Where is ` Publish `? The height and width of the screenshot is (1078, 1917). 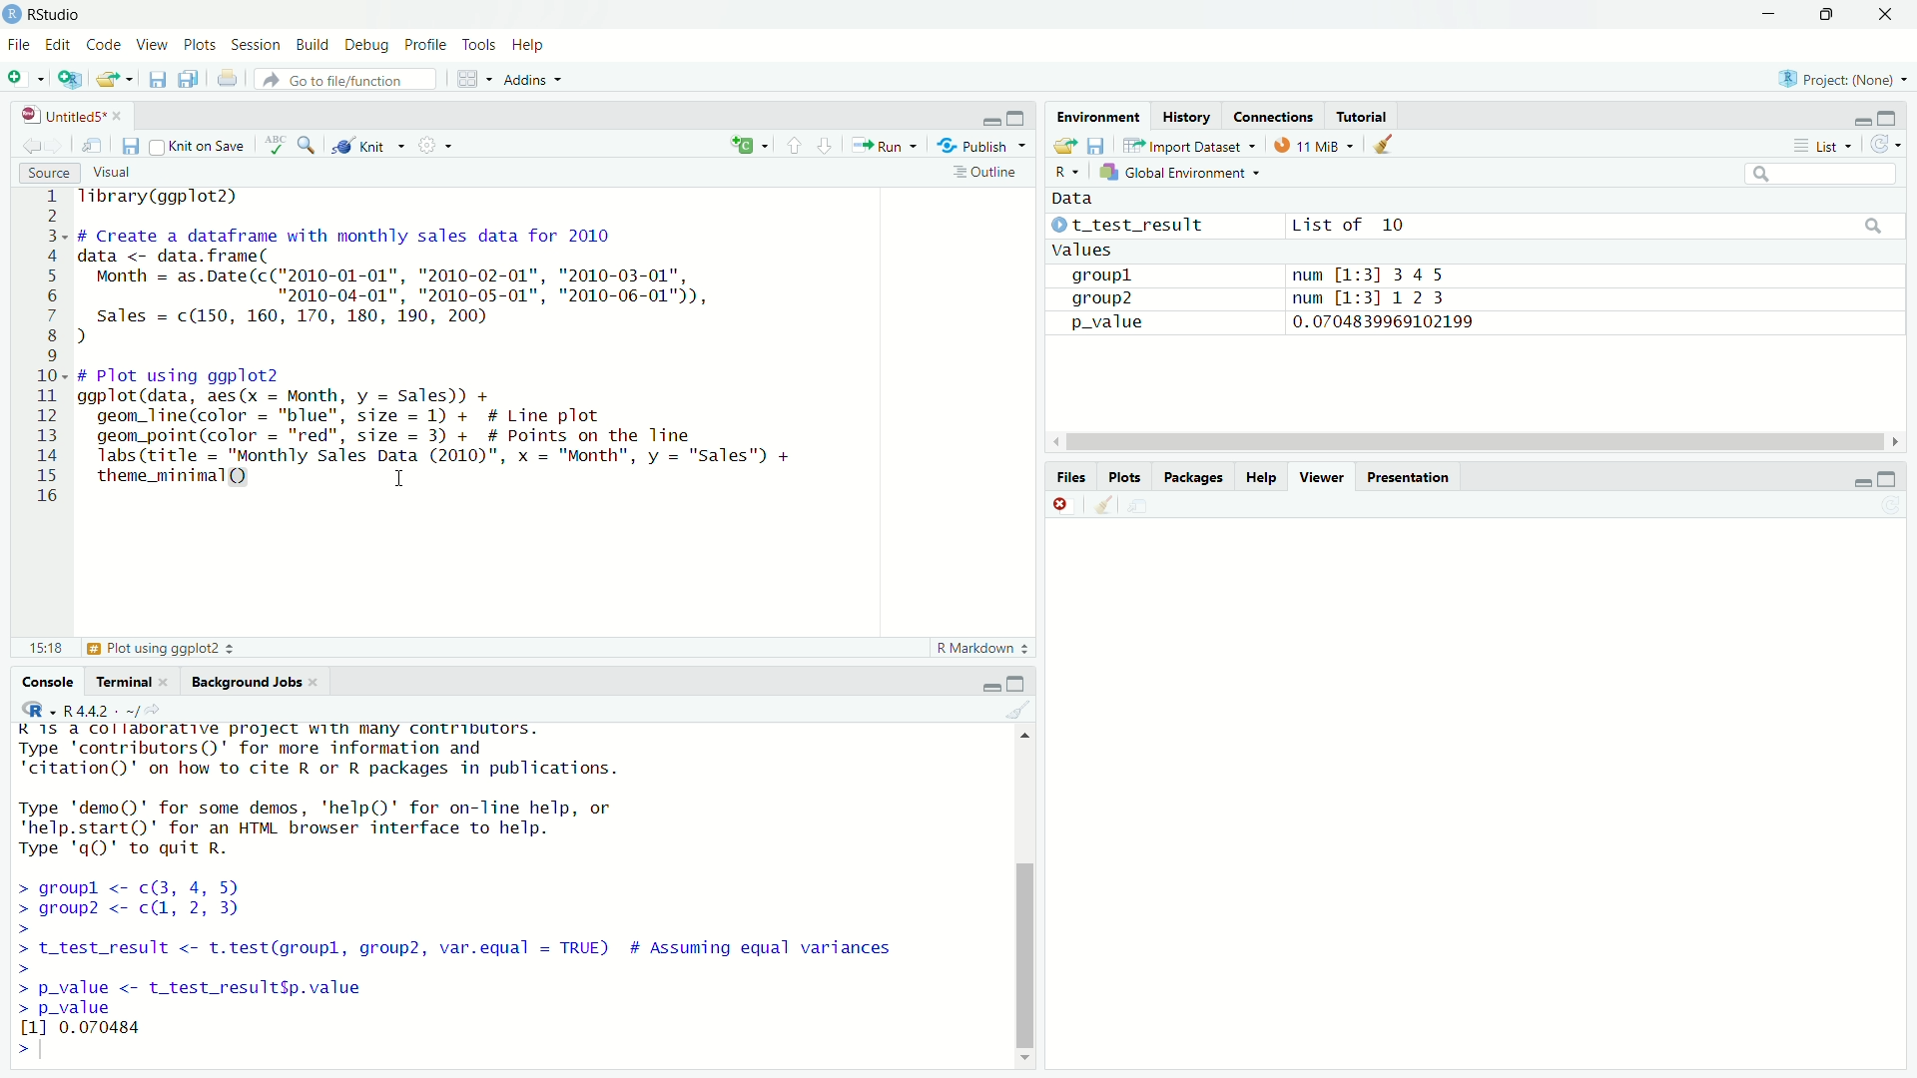  Publish  is located at coordinates (986, 146).